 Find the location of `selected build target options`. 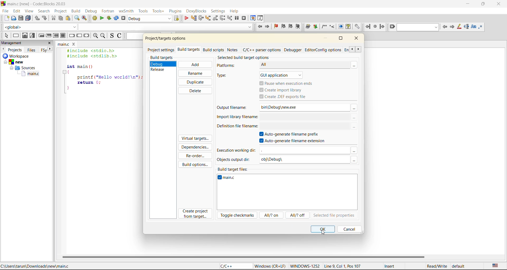

selected build target options is located at coordinates (245, 57).